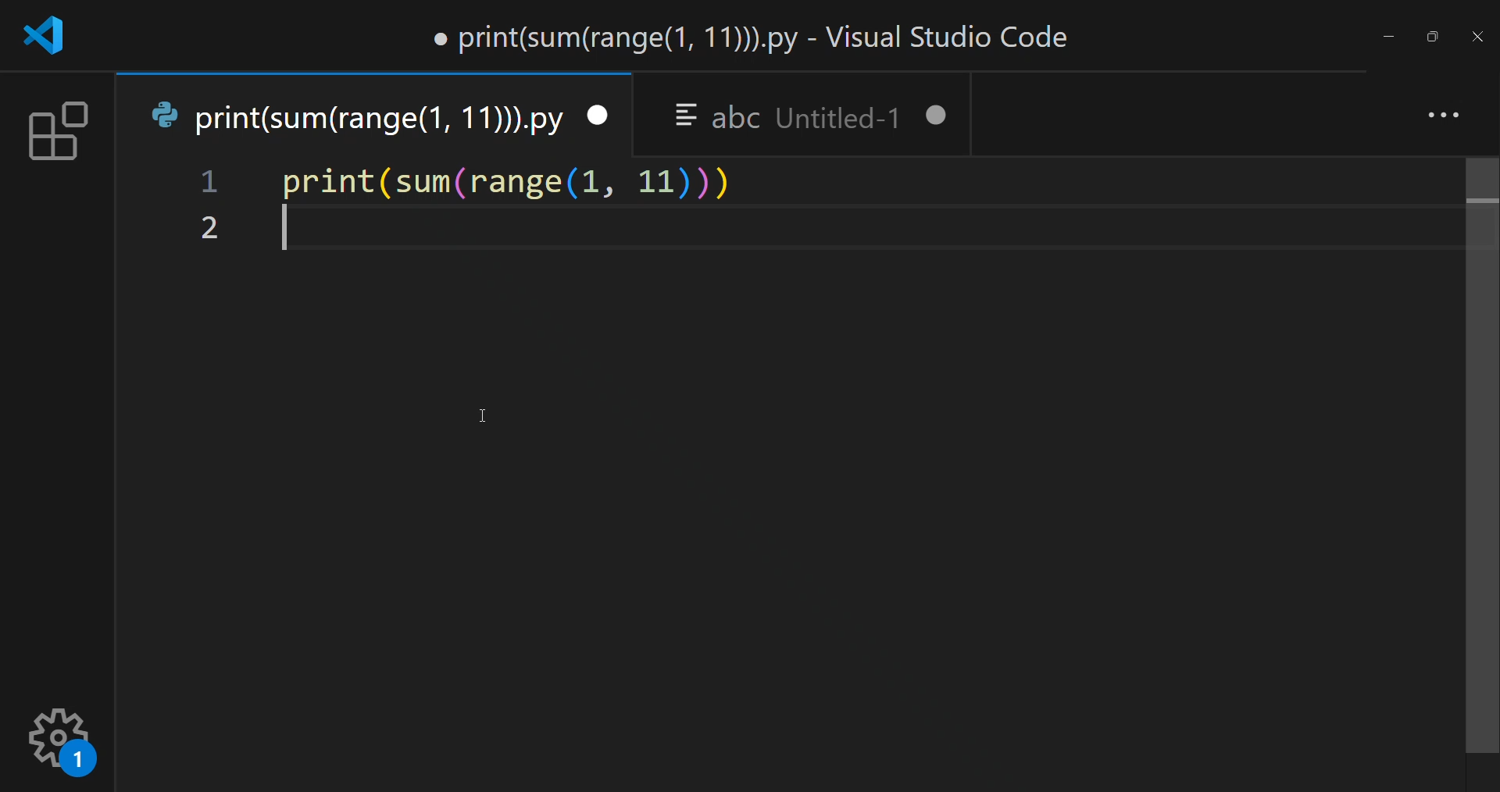 Image resolution: width=1500 pixels, height=792 pixels. Describe the element at coordinates (287, 235) in the screenshot. I see `start writing` at that location.